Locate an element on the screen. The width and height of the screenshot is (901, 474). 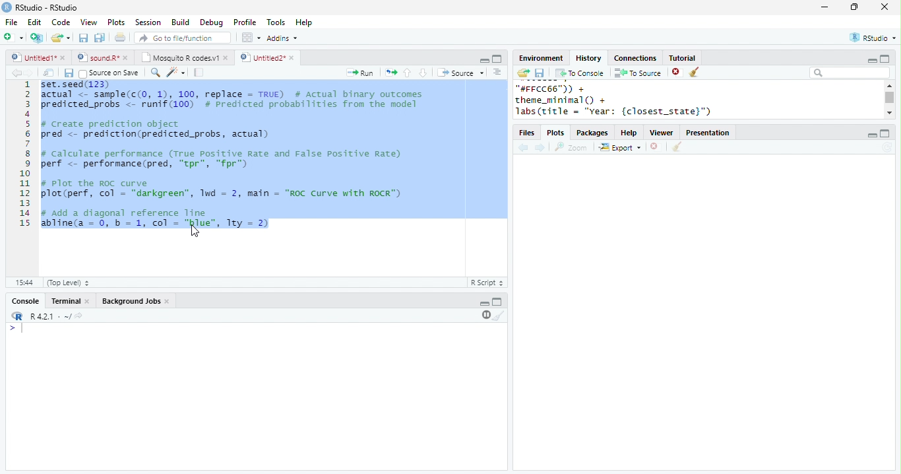
Export is located at coordinates (621, 148).